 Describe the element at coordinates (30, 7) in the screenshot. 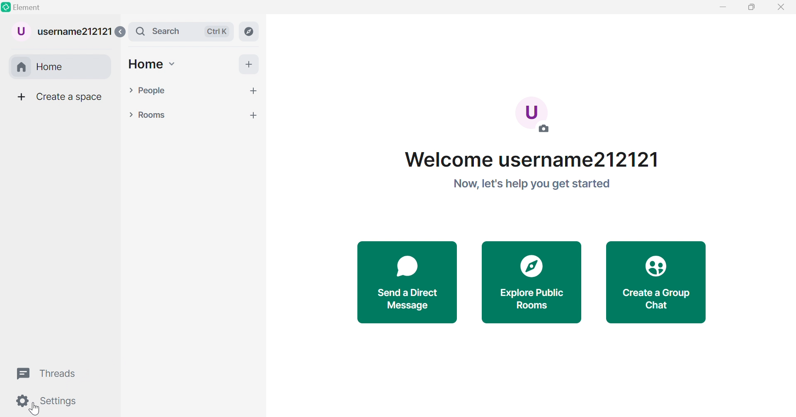

I see `Element` at that location.